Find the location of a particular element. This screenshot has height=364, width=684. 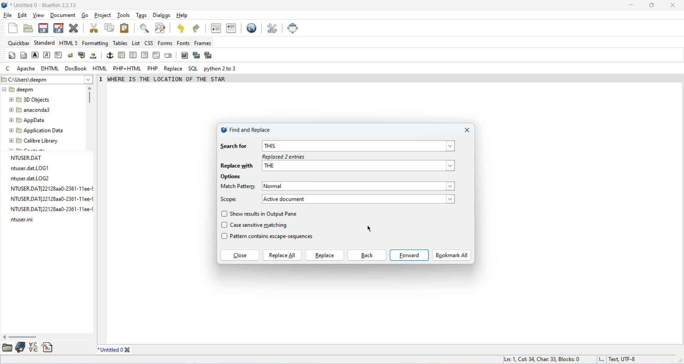

tools is located at coordinates (122, 16).